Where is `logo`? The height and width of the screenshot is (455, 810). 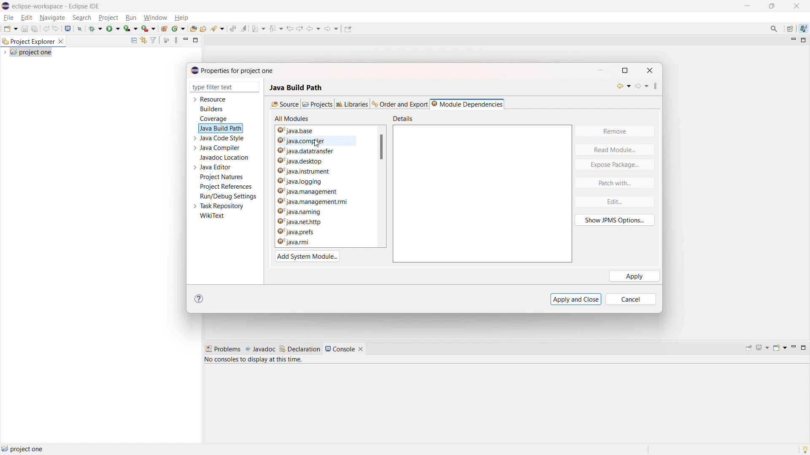 logo is located at coordinates (6, 6).